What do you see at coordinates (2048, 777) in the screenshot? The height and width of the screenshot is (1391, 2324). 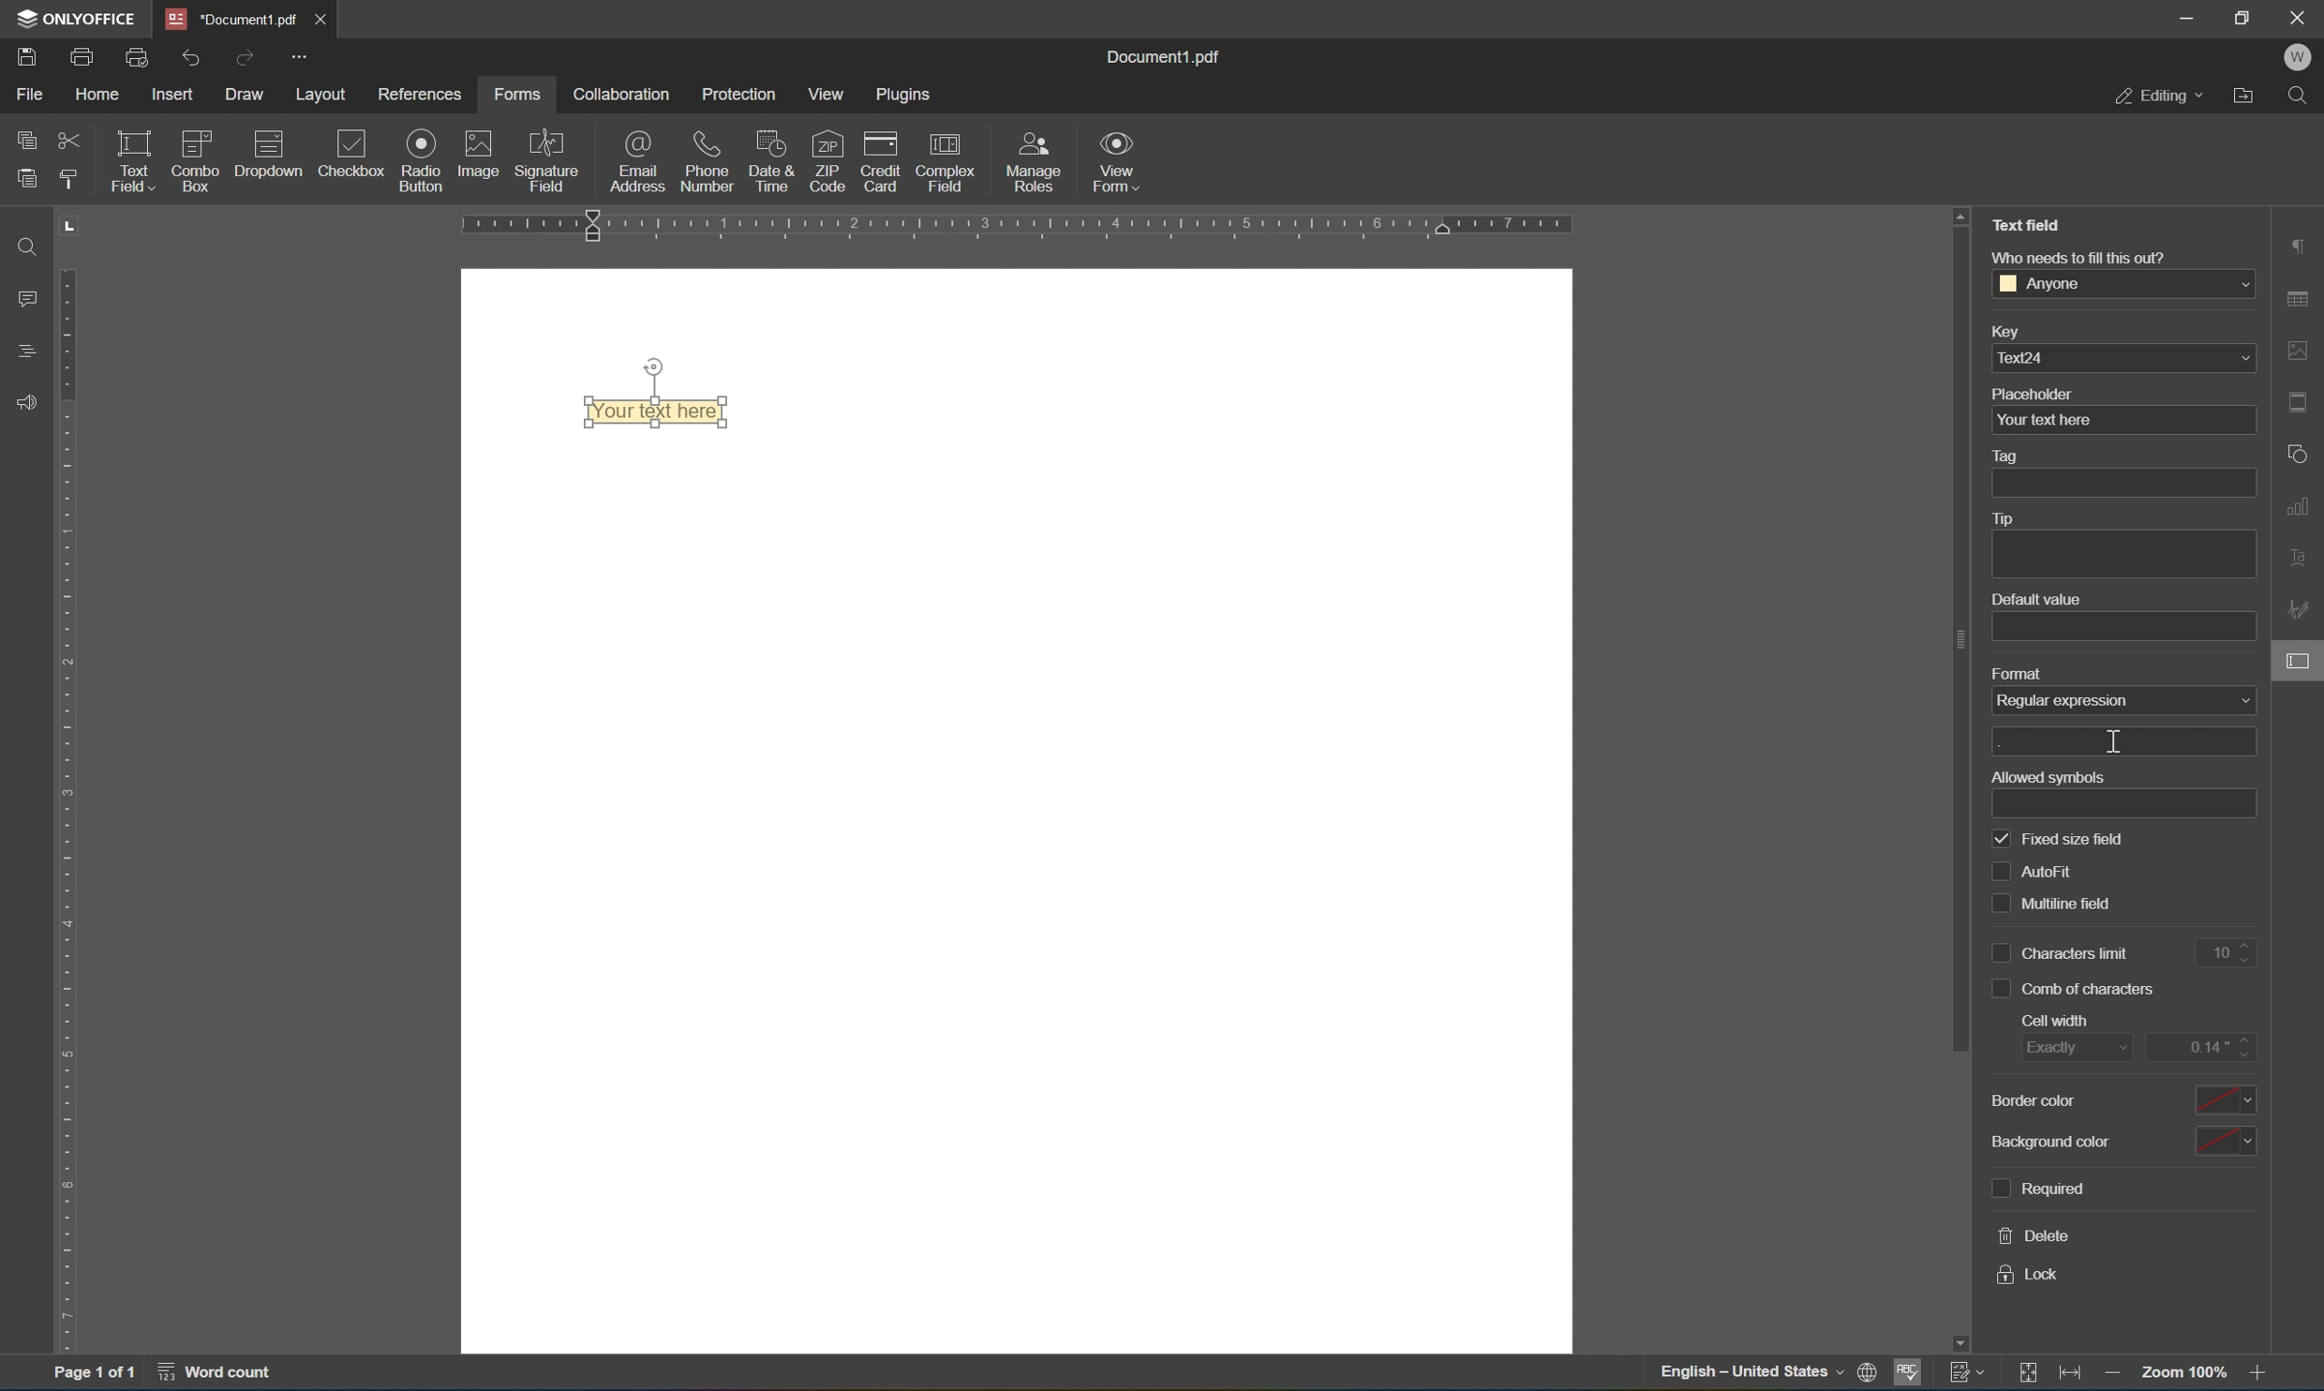 I see `allowed symbols` at bounding box center [2048, 777].